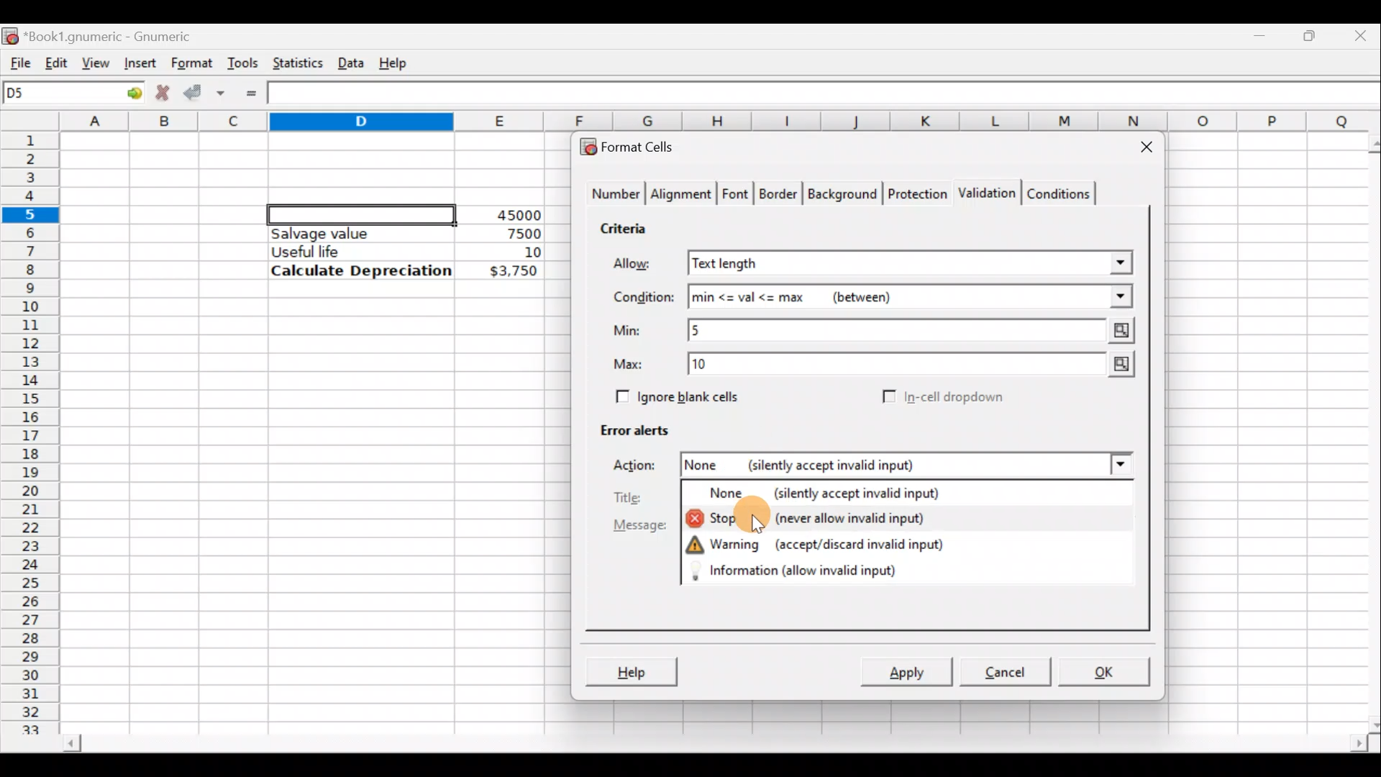 The width and height of the screenshot is (1381, 777). What do you see at coordinates (911, 264) in the screenshot?
I see `Text length selected` at bounding box center [911, 264].